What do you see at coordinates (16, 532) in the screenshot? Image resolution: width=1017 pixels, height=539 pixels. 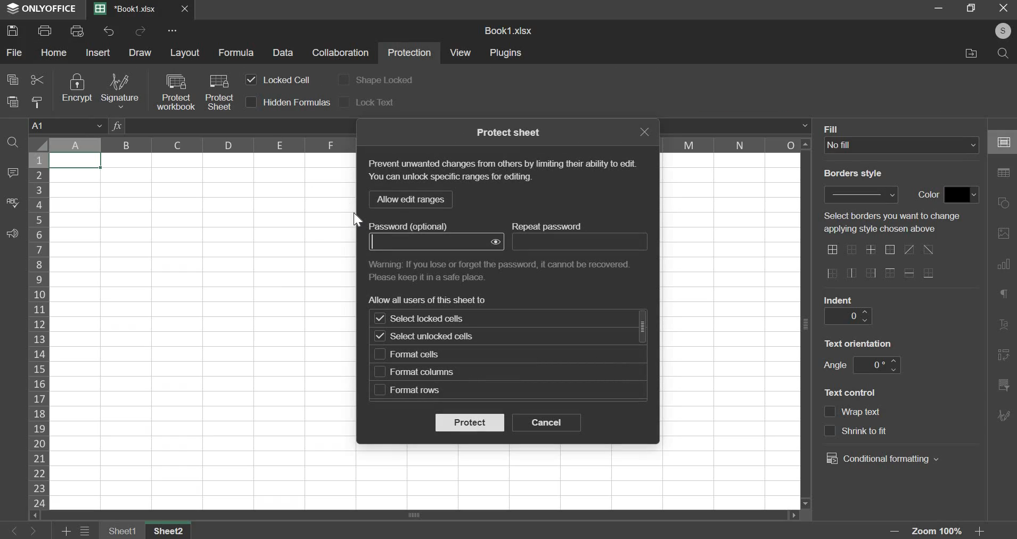 I see `left` at bounding box center [16, 532].